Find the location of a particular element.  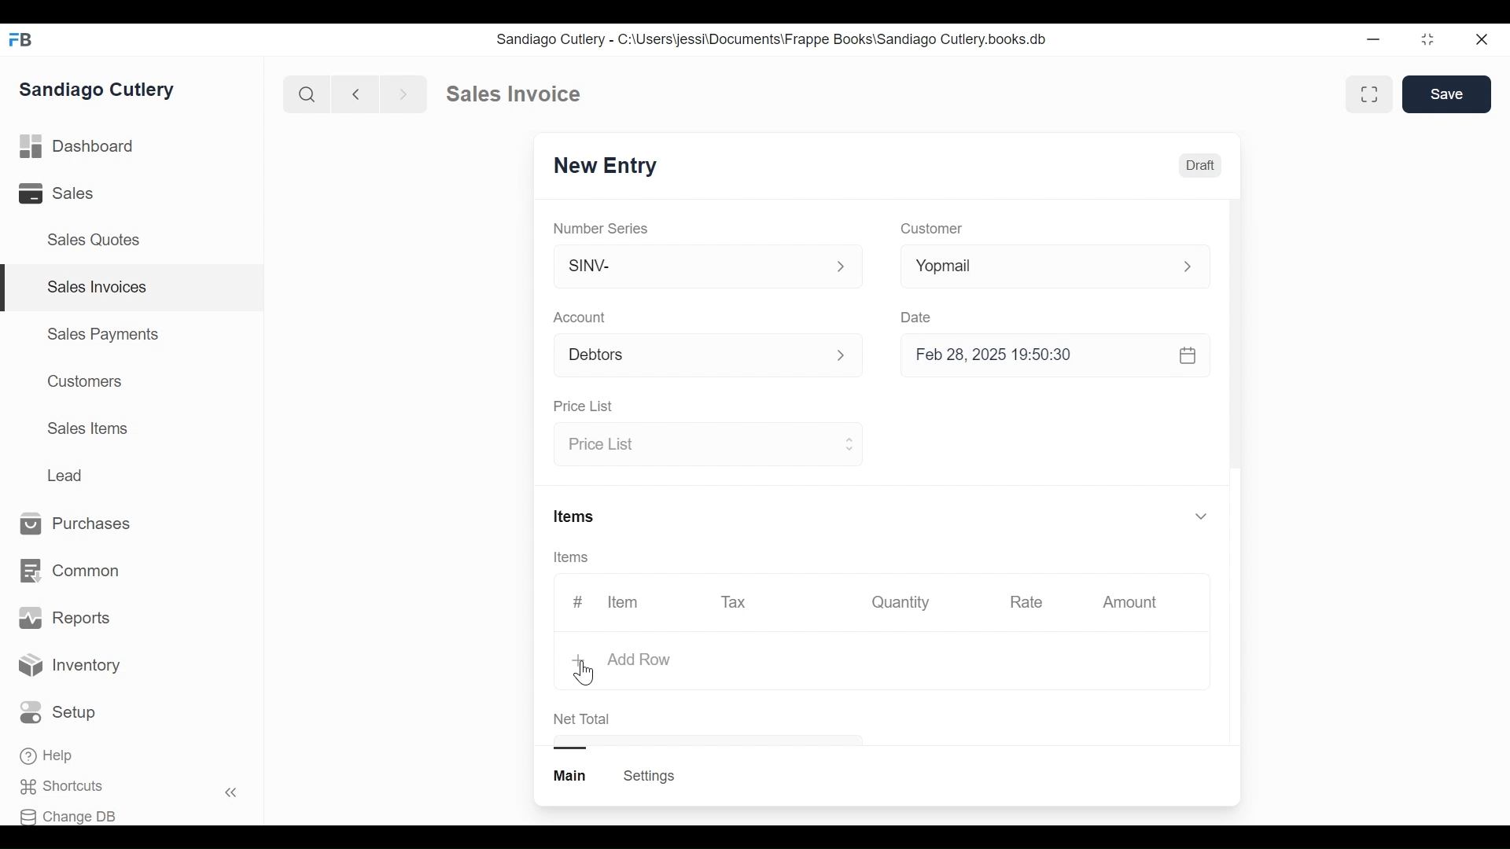

Sales Items is located at coordinates (87, 427).